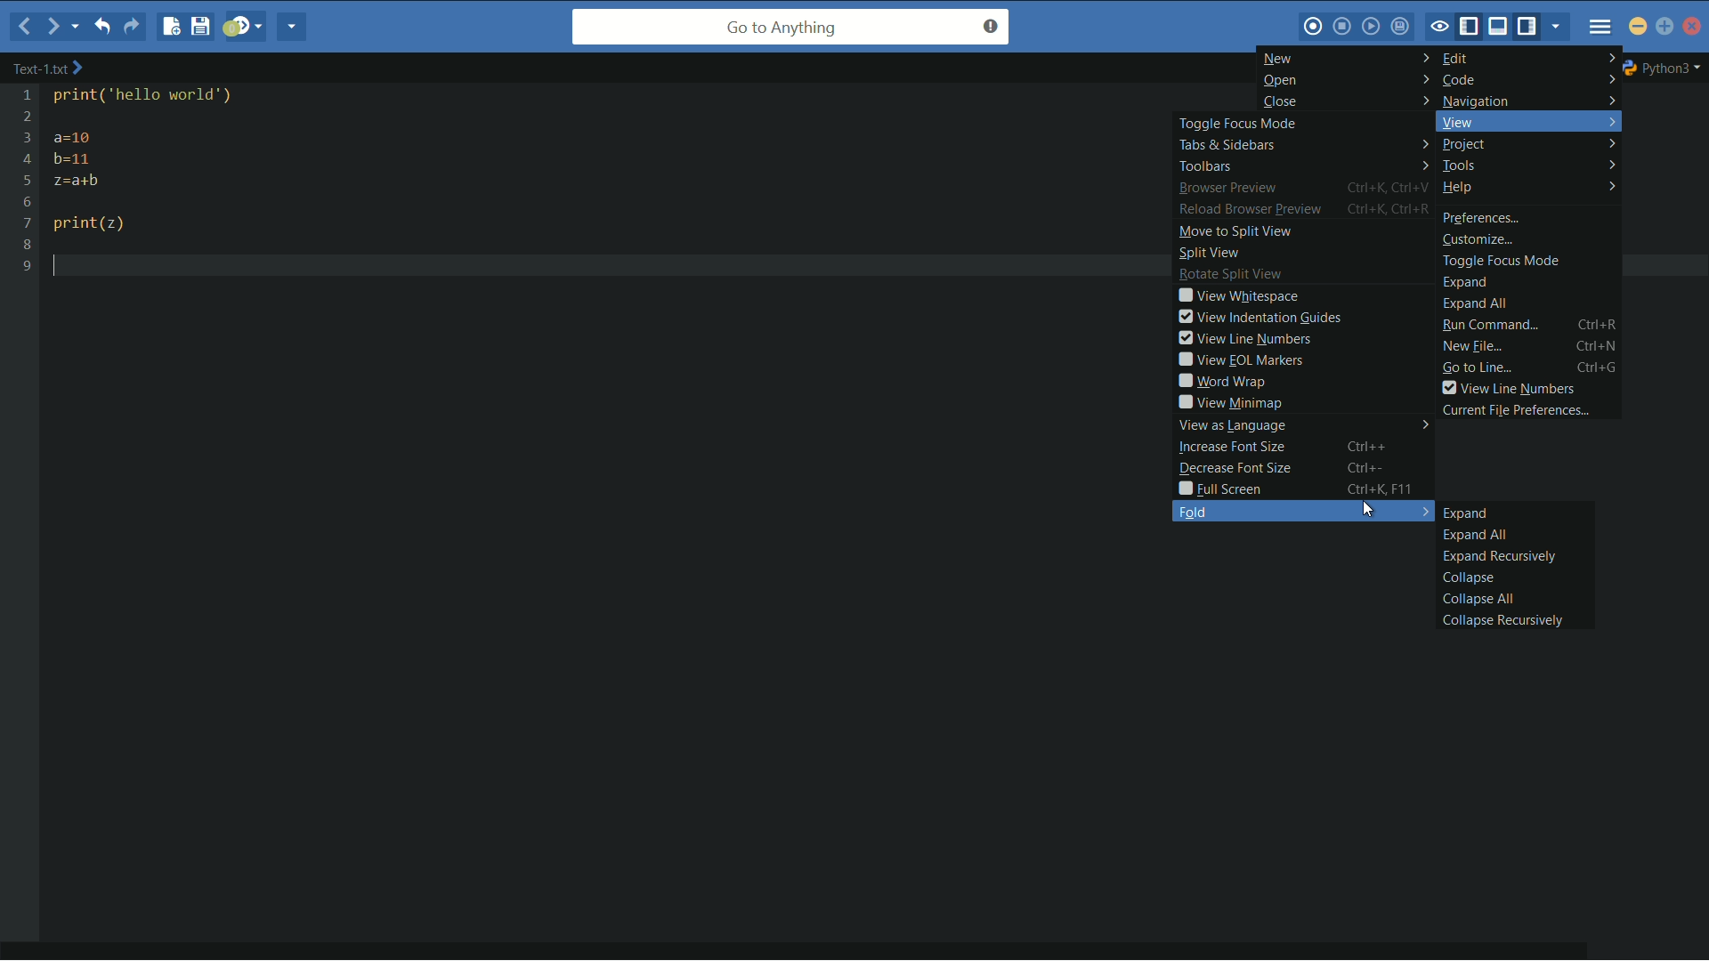 Image resolution: width=1709 pixels, height=961 pixels. Describe the element at coordinates (48, 69) in the screenshot. I see `text-2.txt` at that location.